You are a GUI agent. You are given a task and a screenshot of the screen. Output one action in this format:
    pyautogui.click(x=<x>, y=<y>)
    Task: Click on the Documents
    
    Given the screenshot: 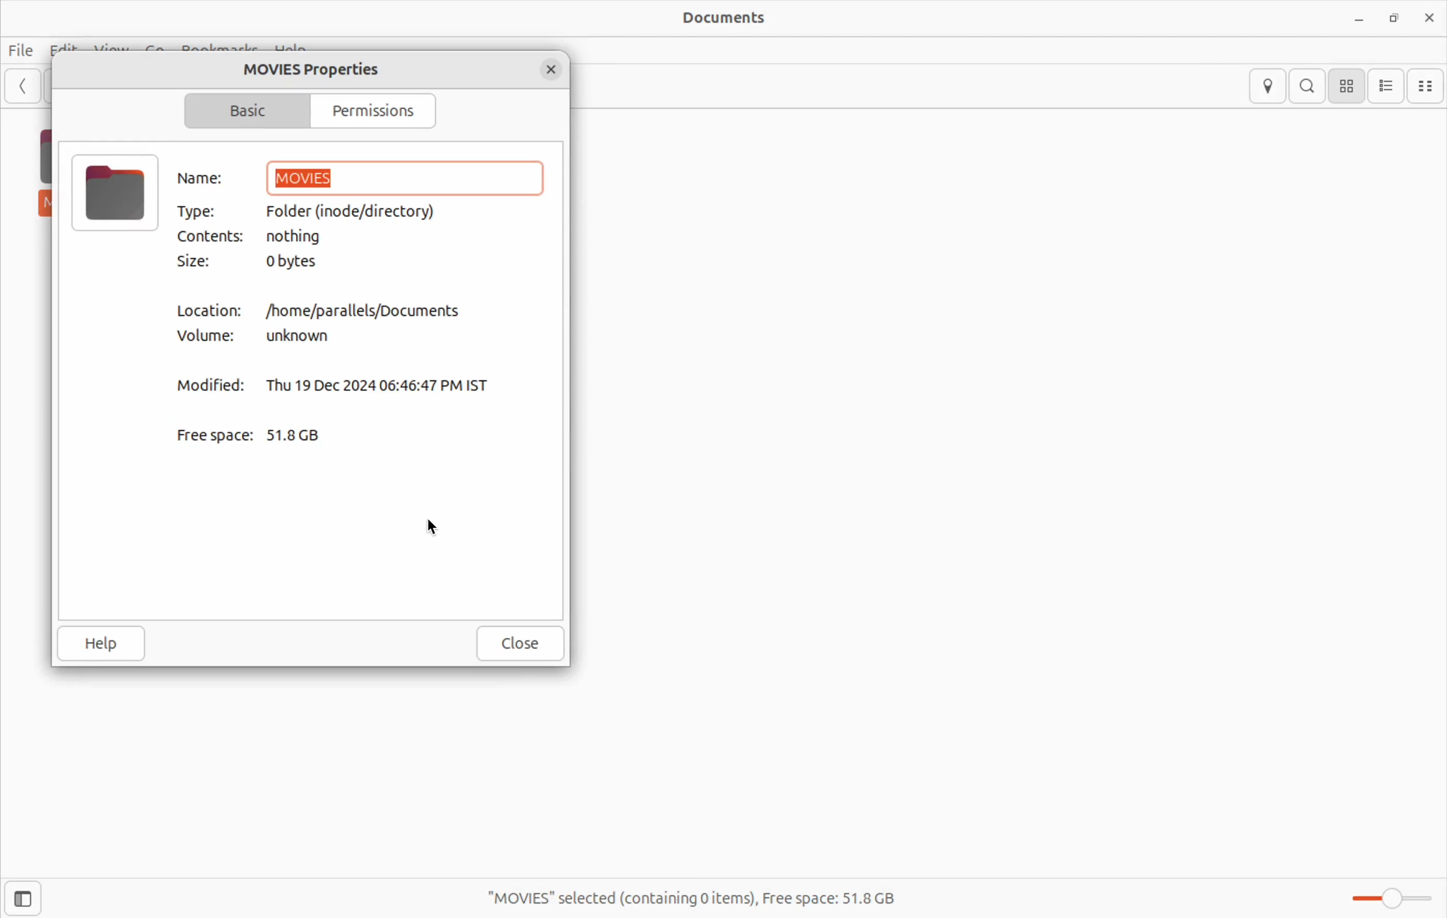 What is the action you would take?
    pyautogui.click(x=719, y=19)
    